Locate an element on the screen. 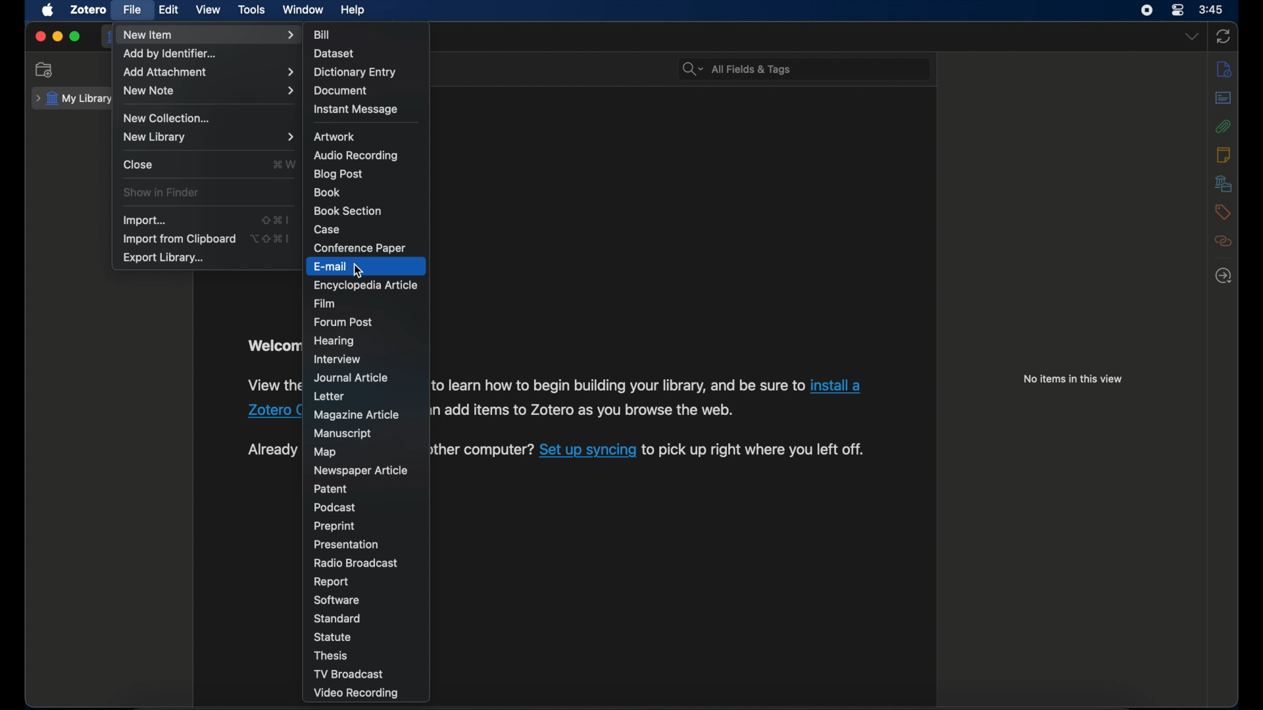 This screenshot has height=710, width=1263. info is located at coordinates (1225, 68).